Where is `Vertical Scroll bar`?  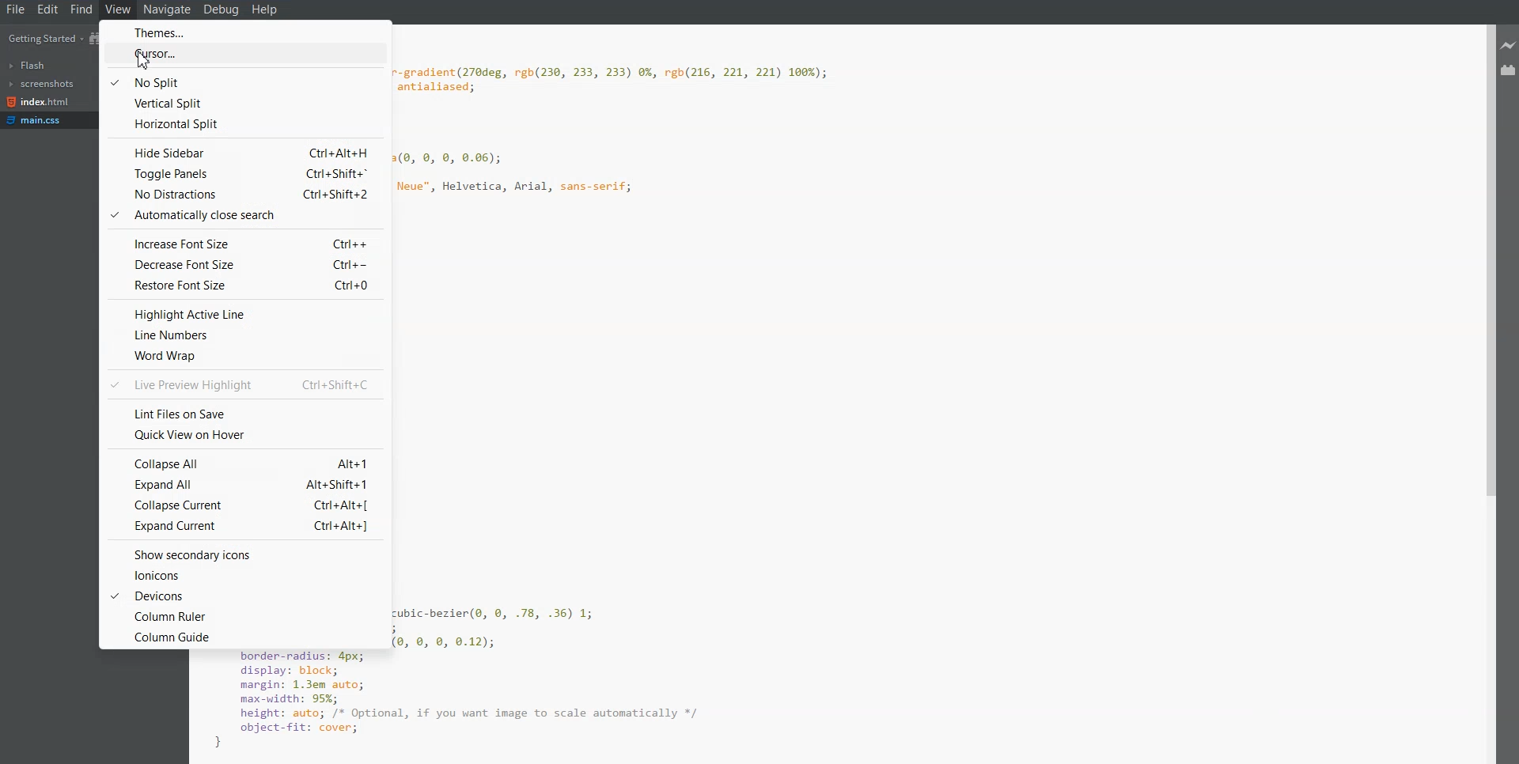
Vertical Scroll bar is located at coordinates (1485, 394).